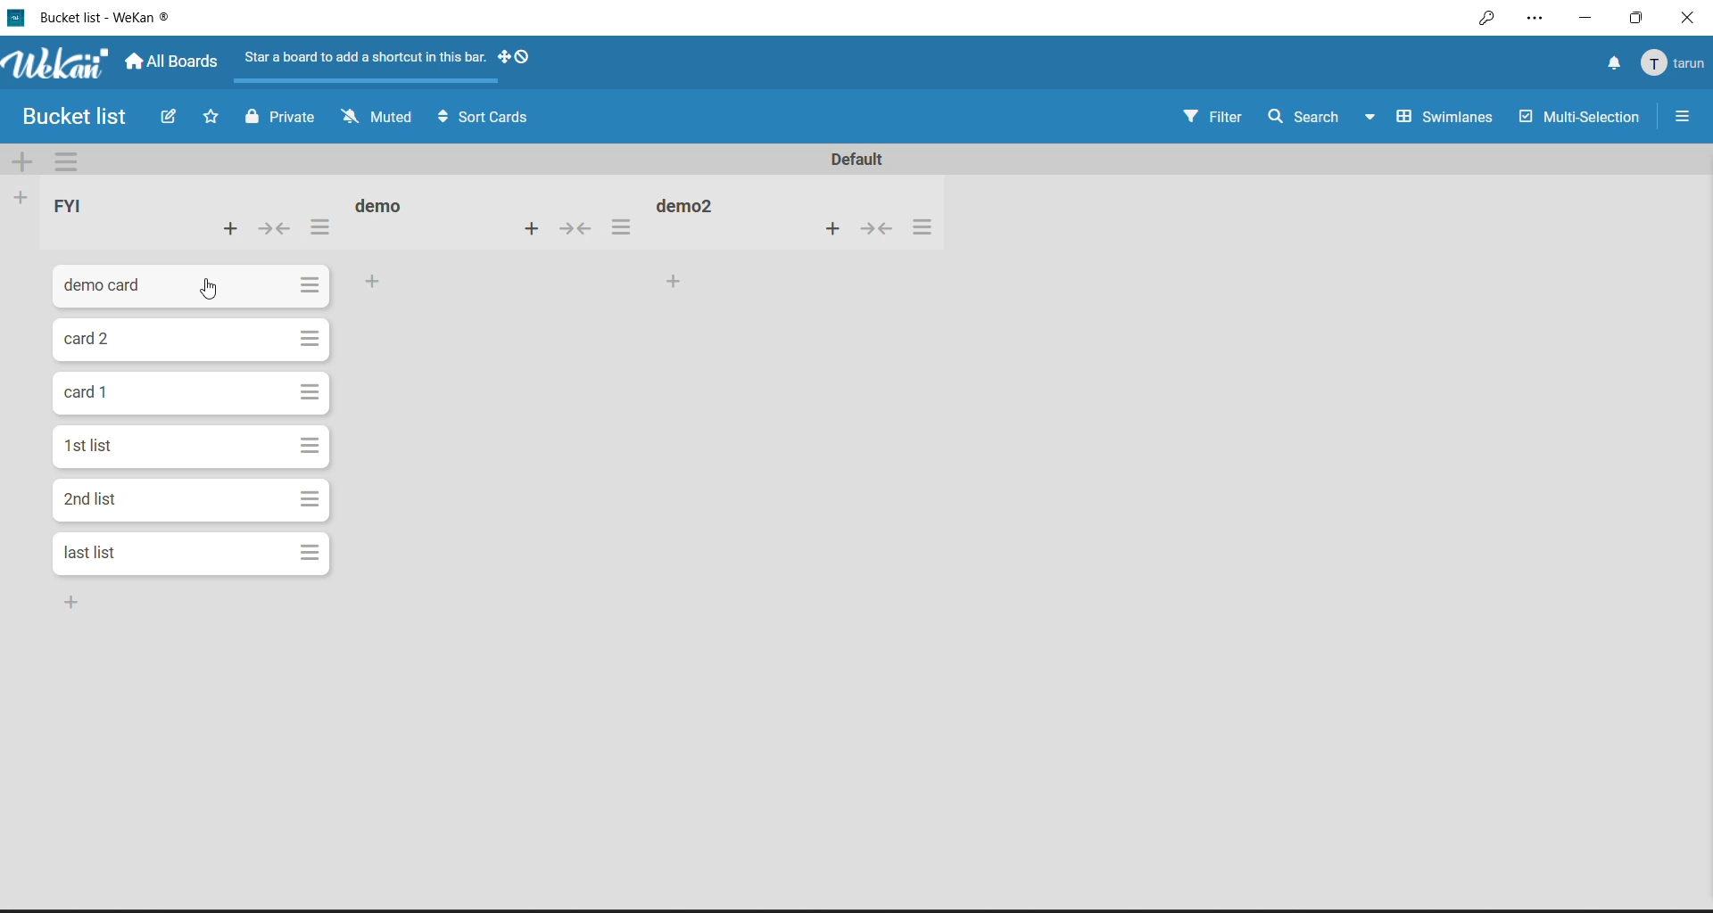 The height and width of the screenshot is (913, 1713). I want to click on list title, so click(74, 208).